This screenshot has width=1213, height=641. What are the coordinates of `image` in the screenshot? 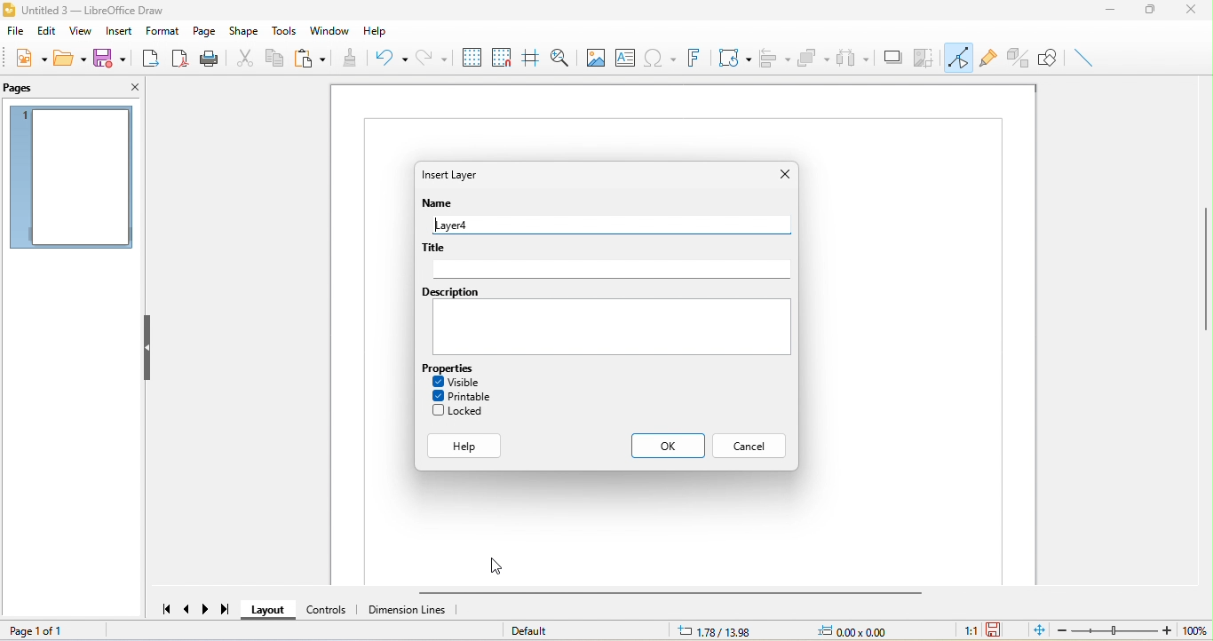 It's located at (595, 59).